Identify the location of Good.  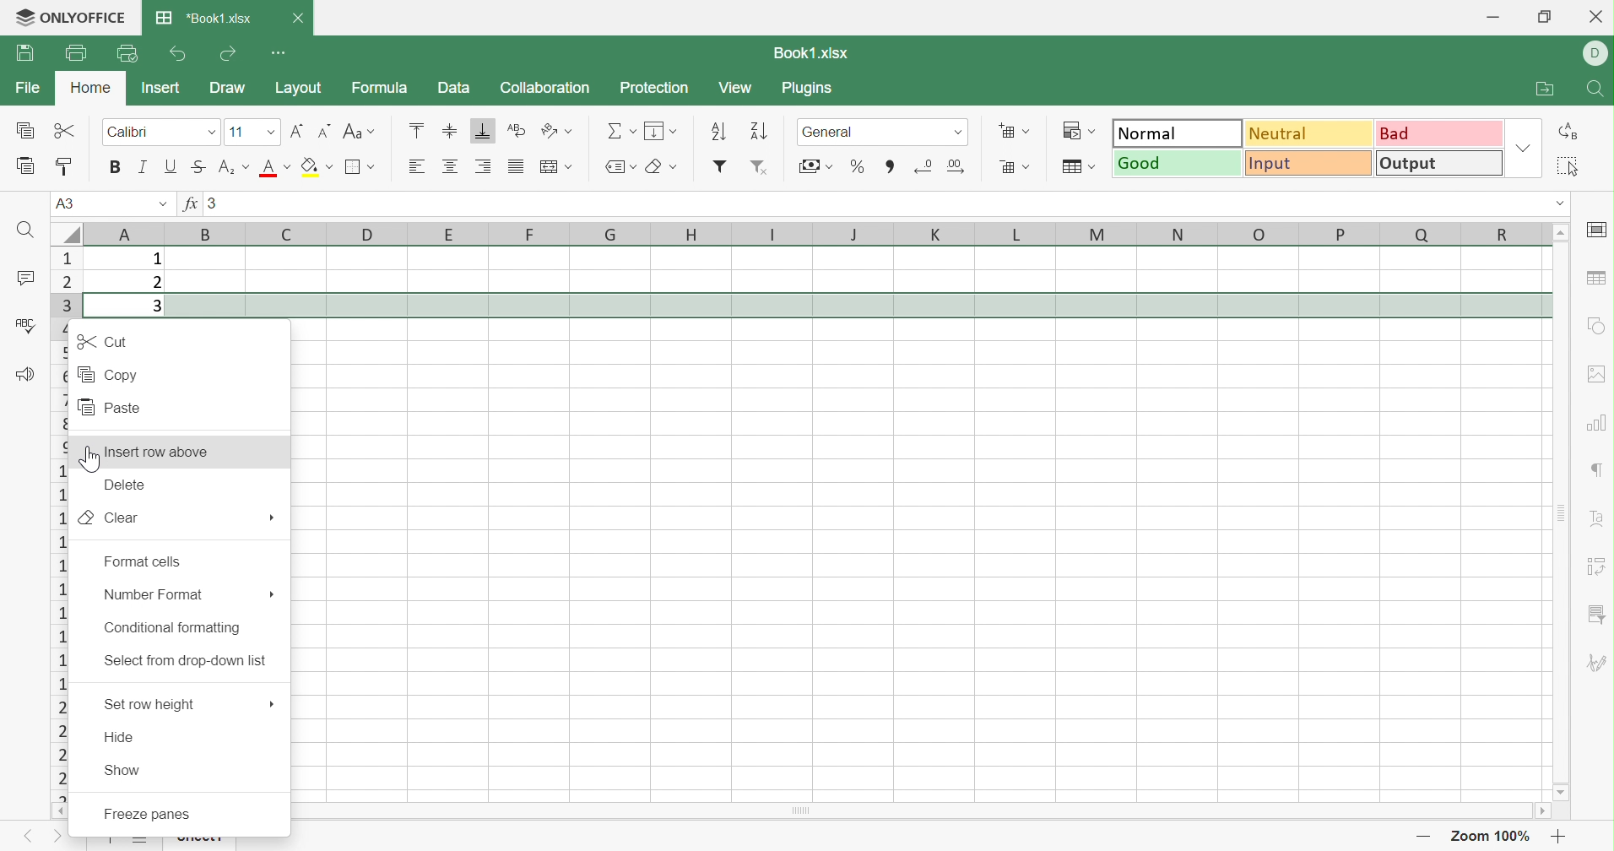
(1178, 163).